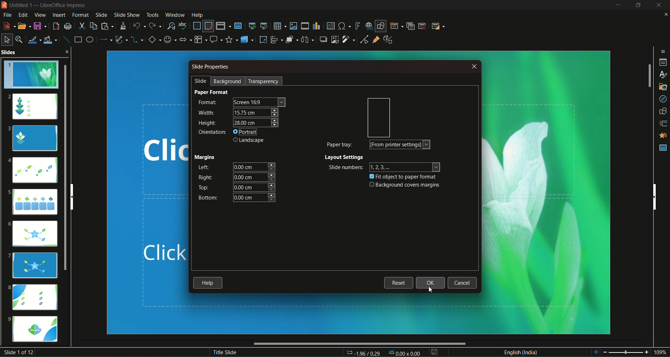  Describe the element at coordinates (223, 26) in the screenshot. I see `display views` at that location.